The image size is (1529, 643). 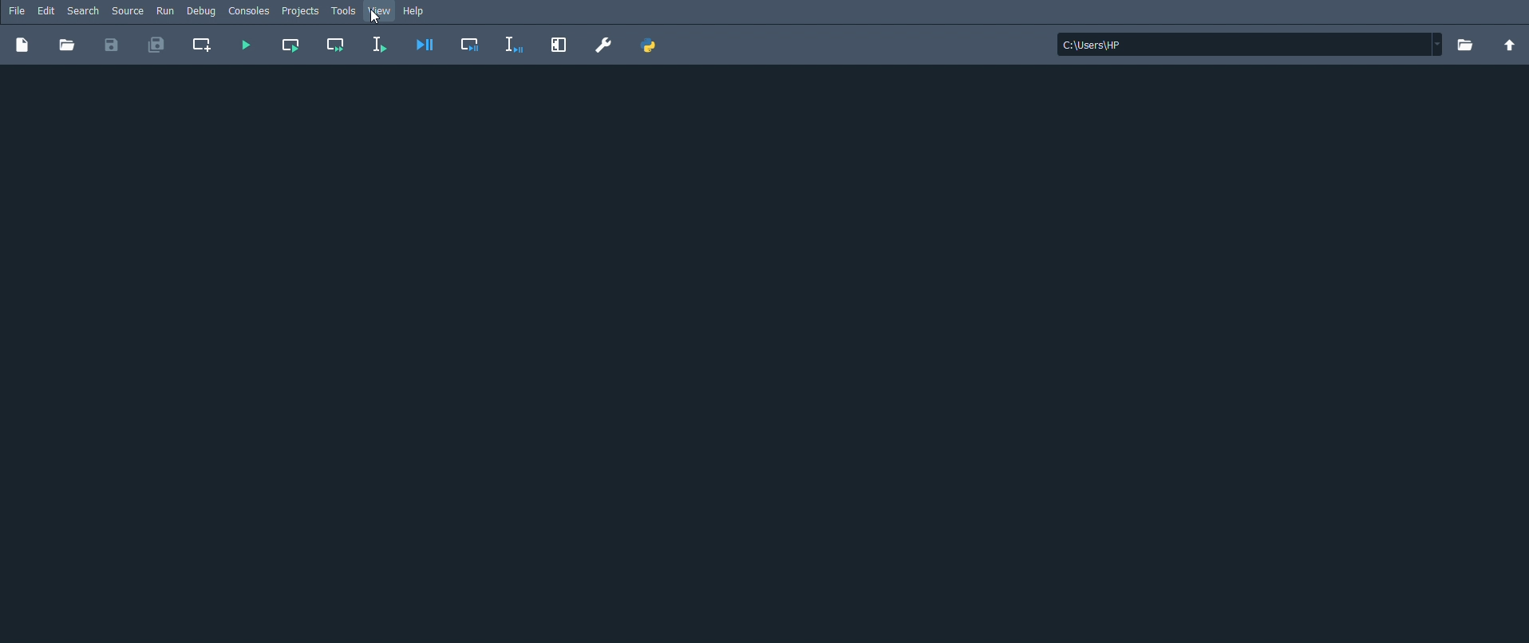 What do you see at coordinates (424, 45) in the screenshot?
I see `Debug file` at bounding box center [424, 45].